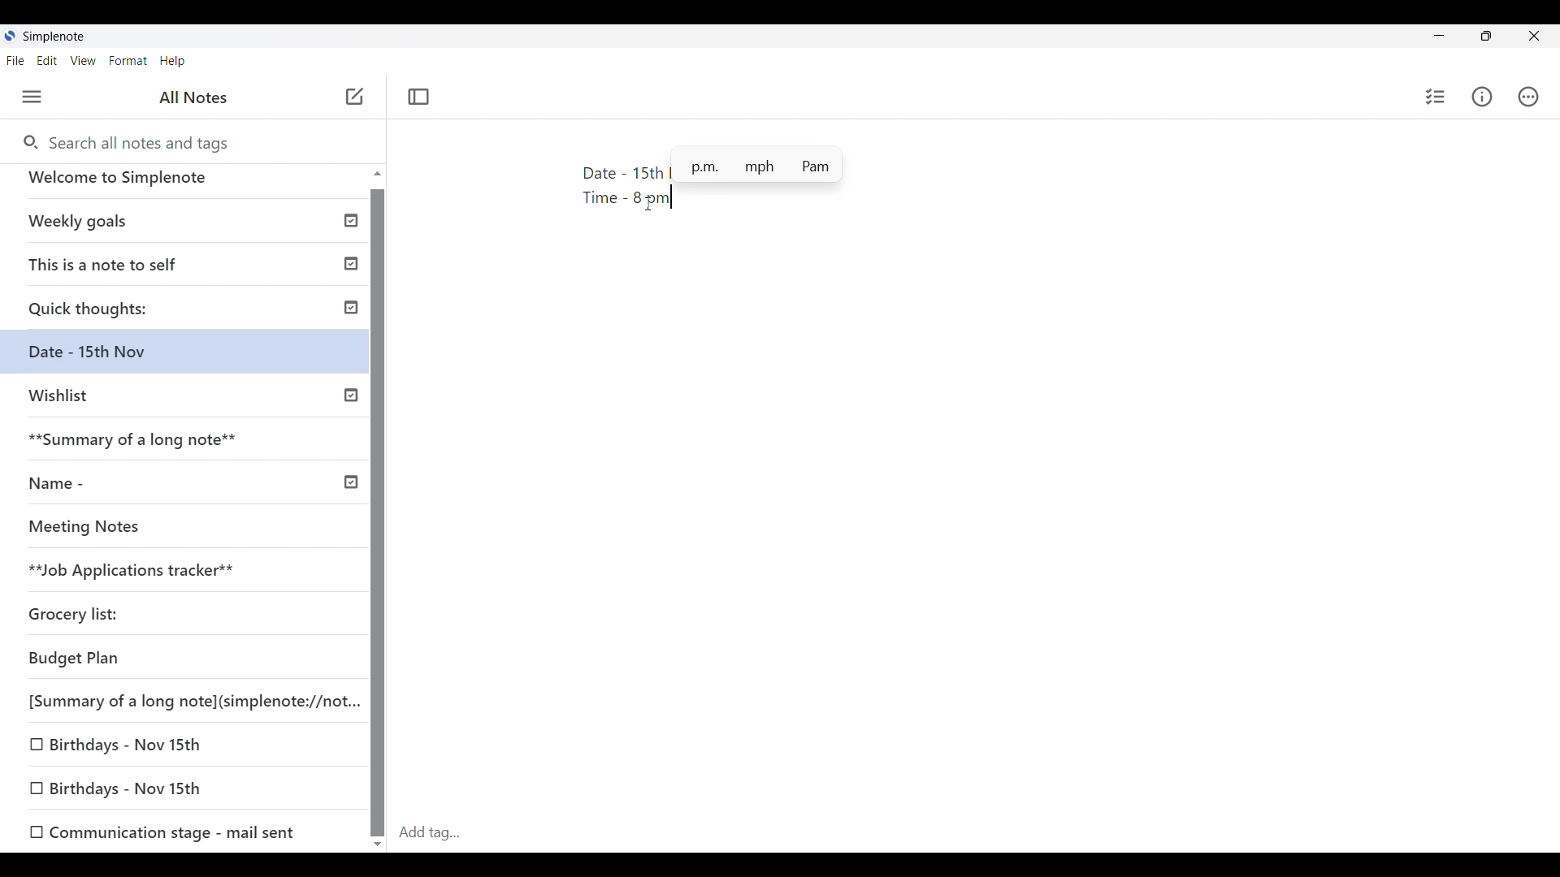  Describe the element at coordinates (418, 97) in the screenshot. I see `Toggle focus mode` at that location.